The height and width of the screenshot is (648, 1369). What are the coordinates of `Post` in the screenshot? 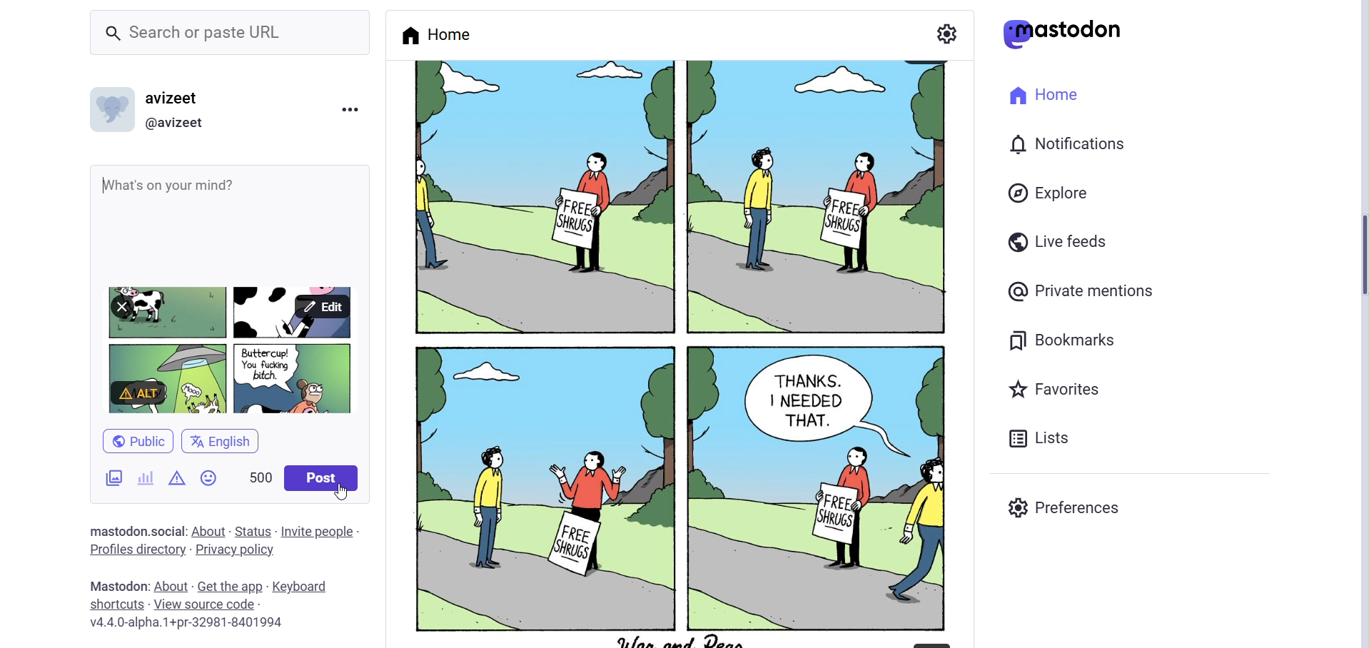 It's located at (319, 479).